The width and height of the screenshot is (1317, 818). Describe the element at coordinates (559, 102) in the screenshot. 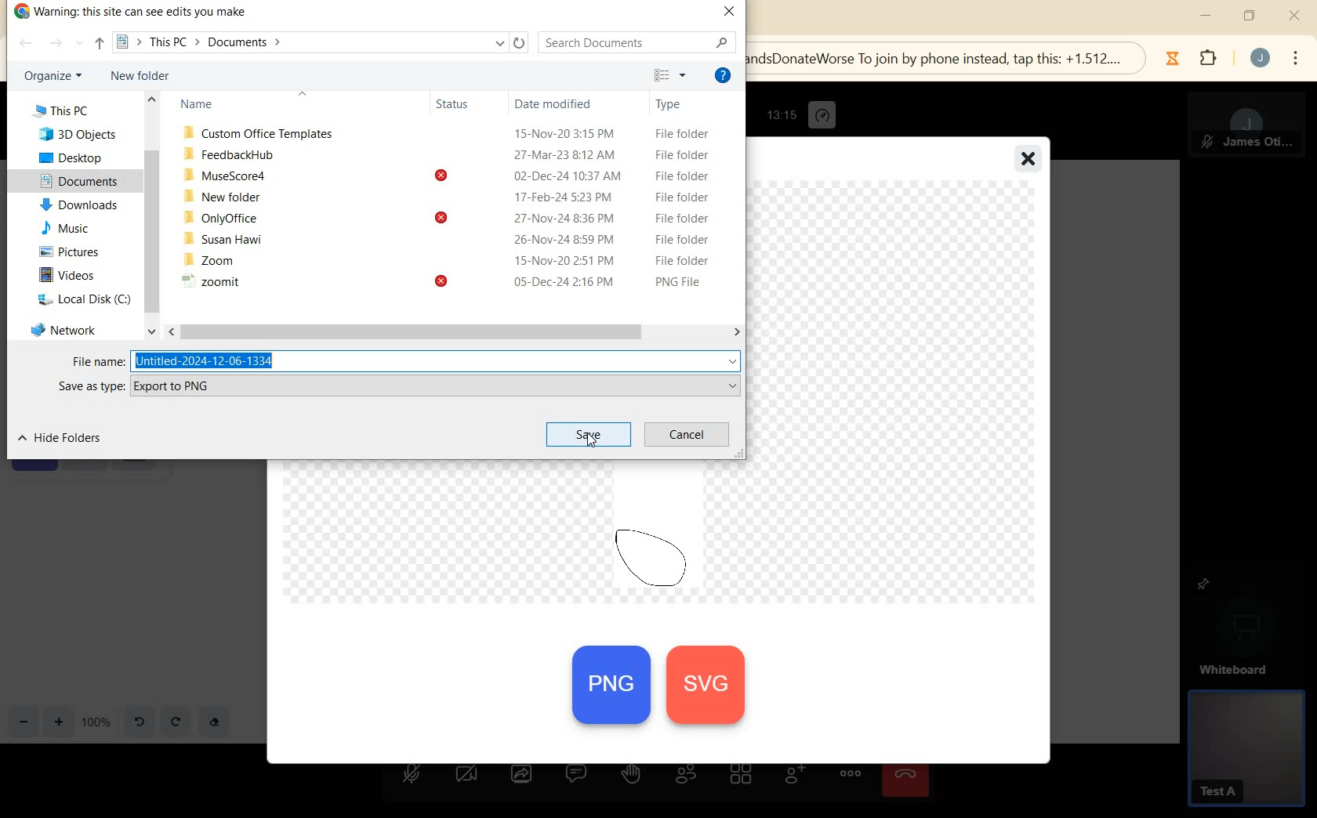

I see `Date modified` at that location.